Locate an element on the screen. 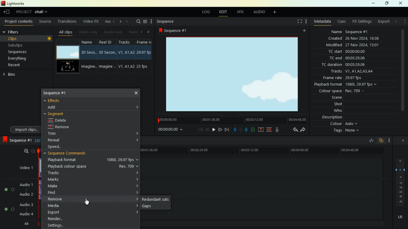  colour Auto is located at coordinates (344, 124).